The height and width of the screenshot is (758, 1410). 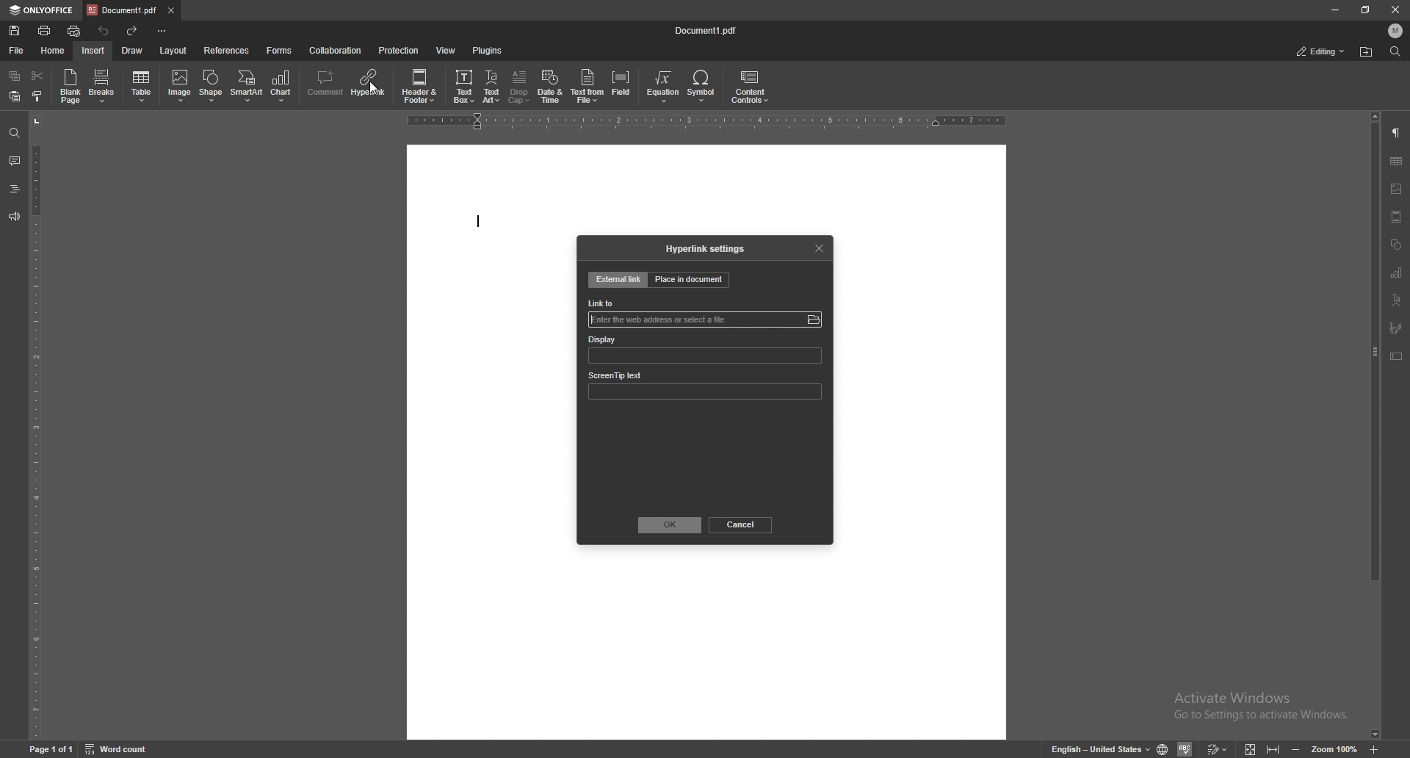 I want to click on protection, so click(x=399, y=51).